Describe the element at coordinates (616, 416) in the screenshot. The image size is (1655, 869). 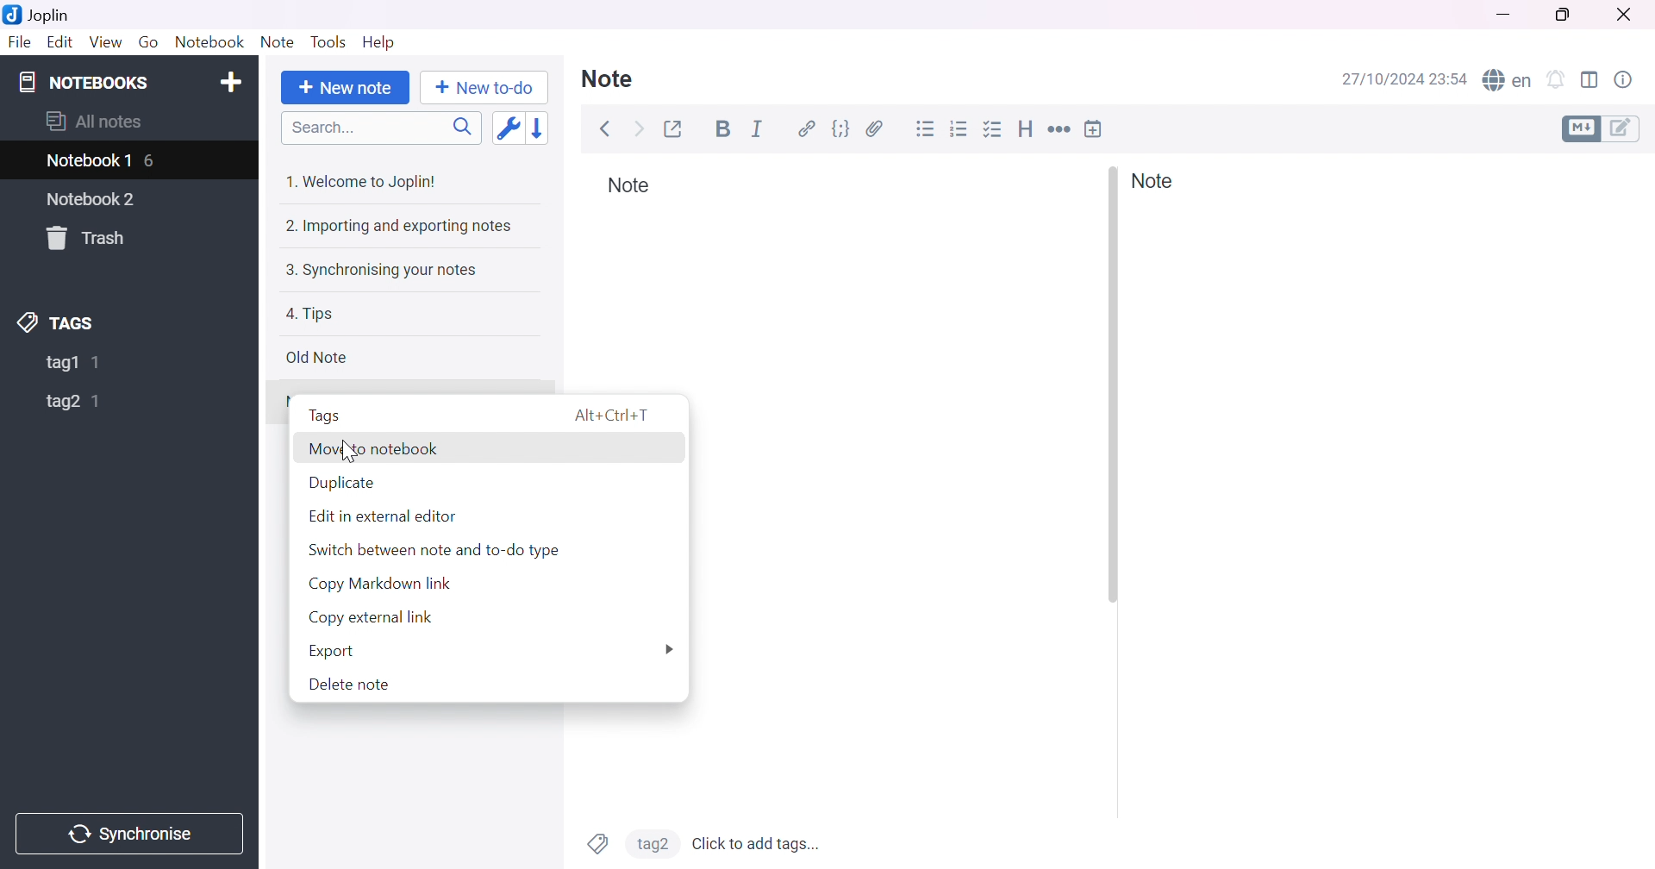
I see `Alt+Ctrl+T` at that location.